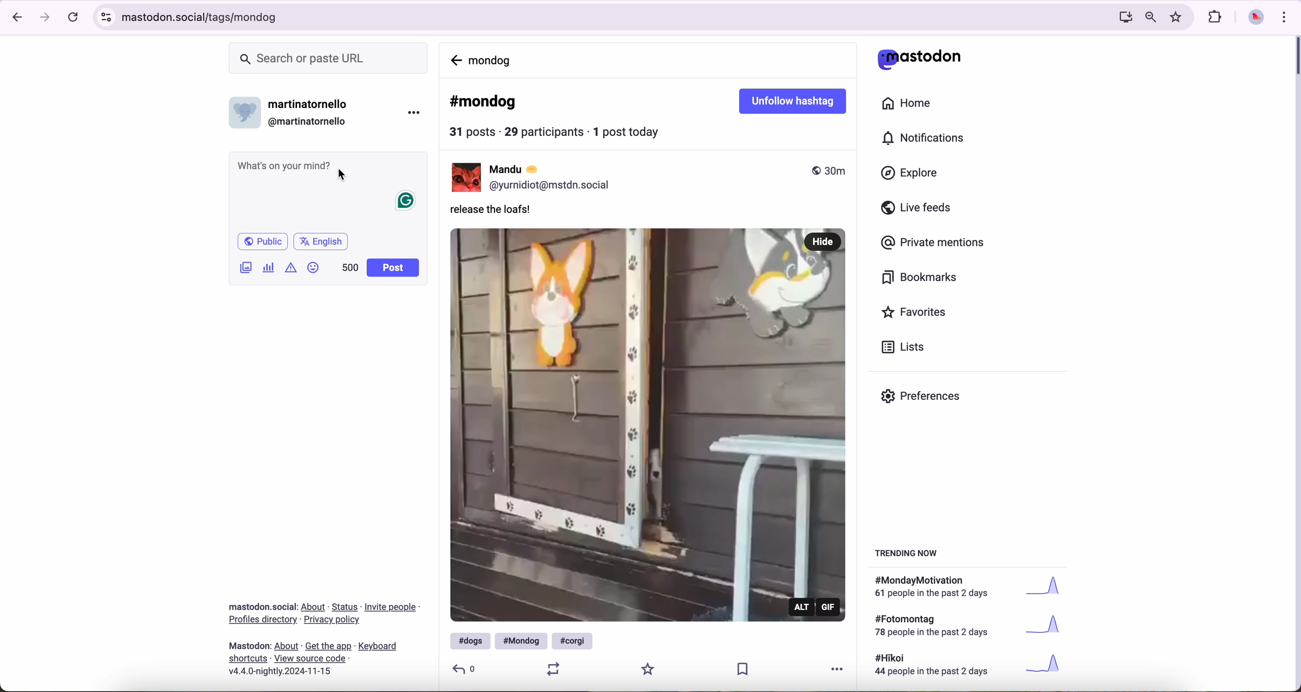 Image resolution: width=1301 pixels, height=692 pixels. Describe the element at coordinates (73, 18) in the screenshot. I see `refresh the page` at that location.